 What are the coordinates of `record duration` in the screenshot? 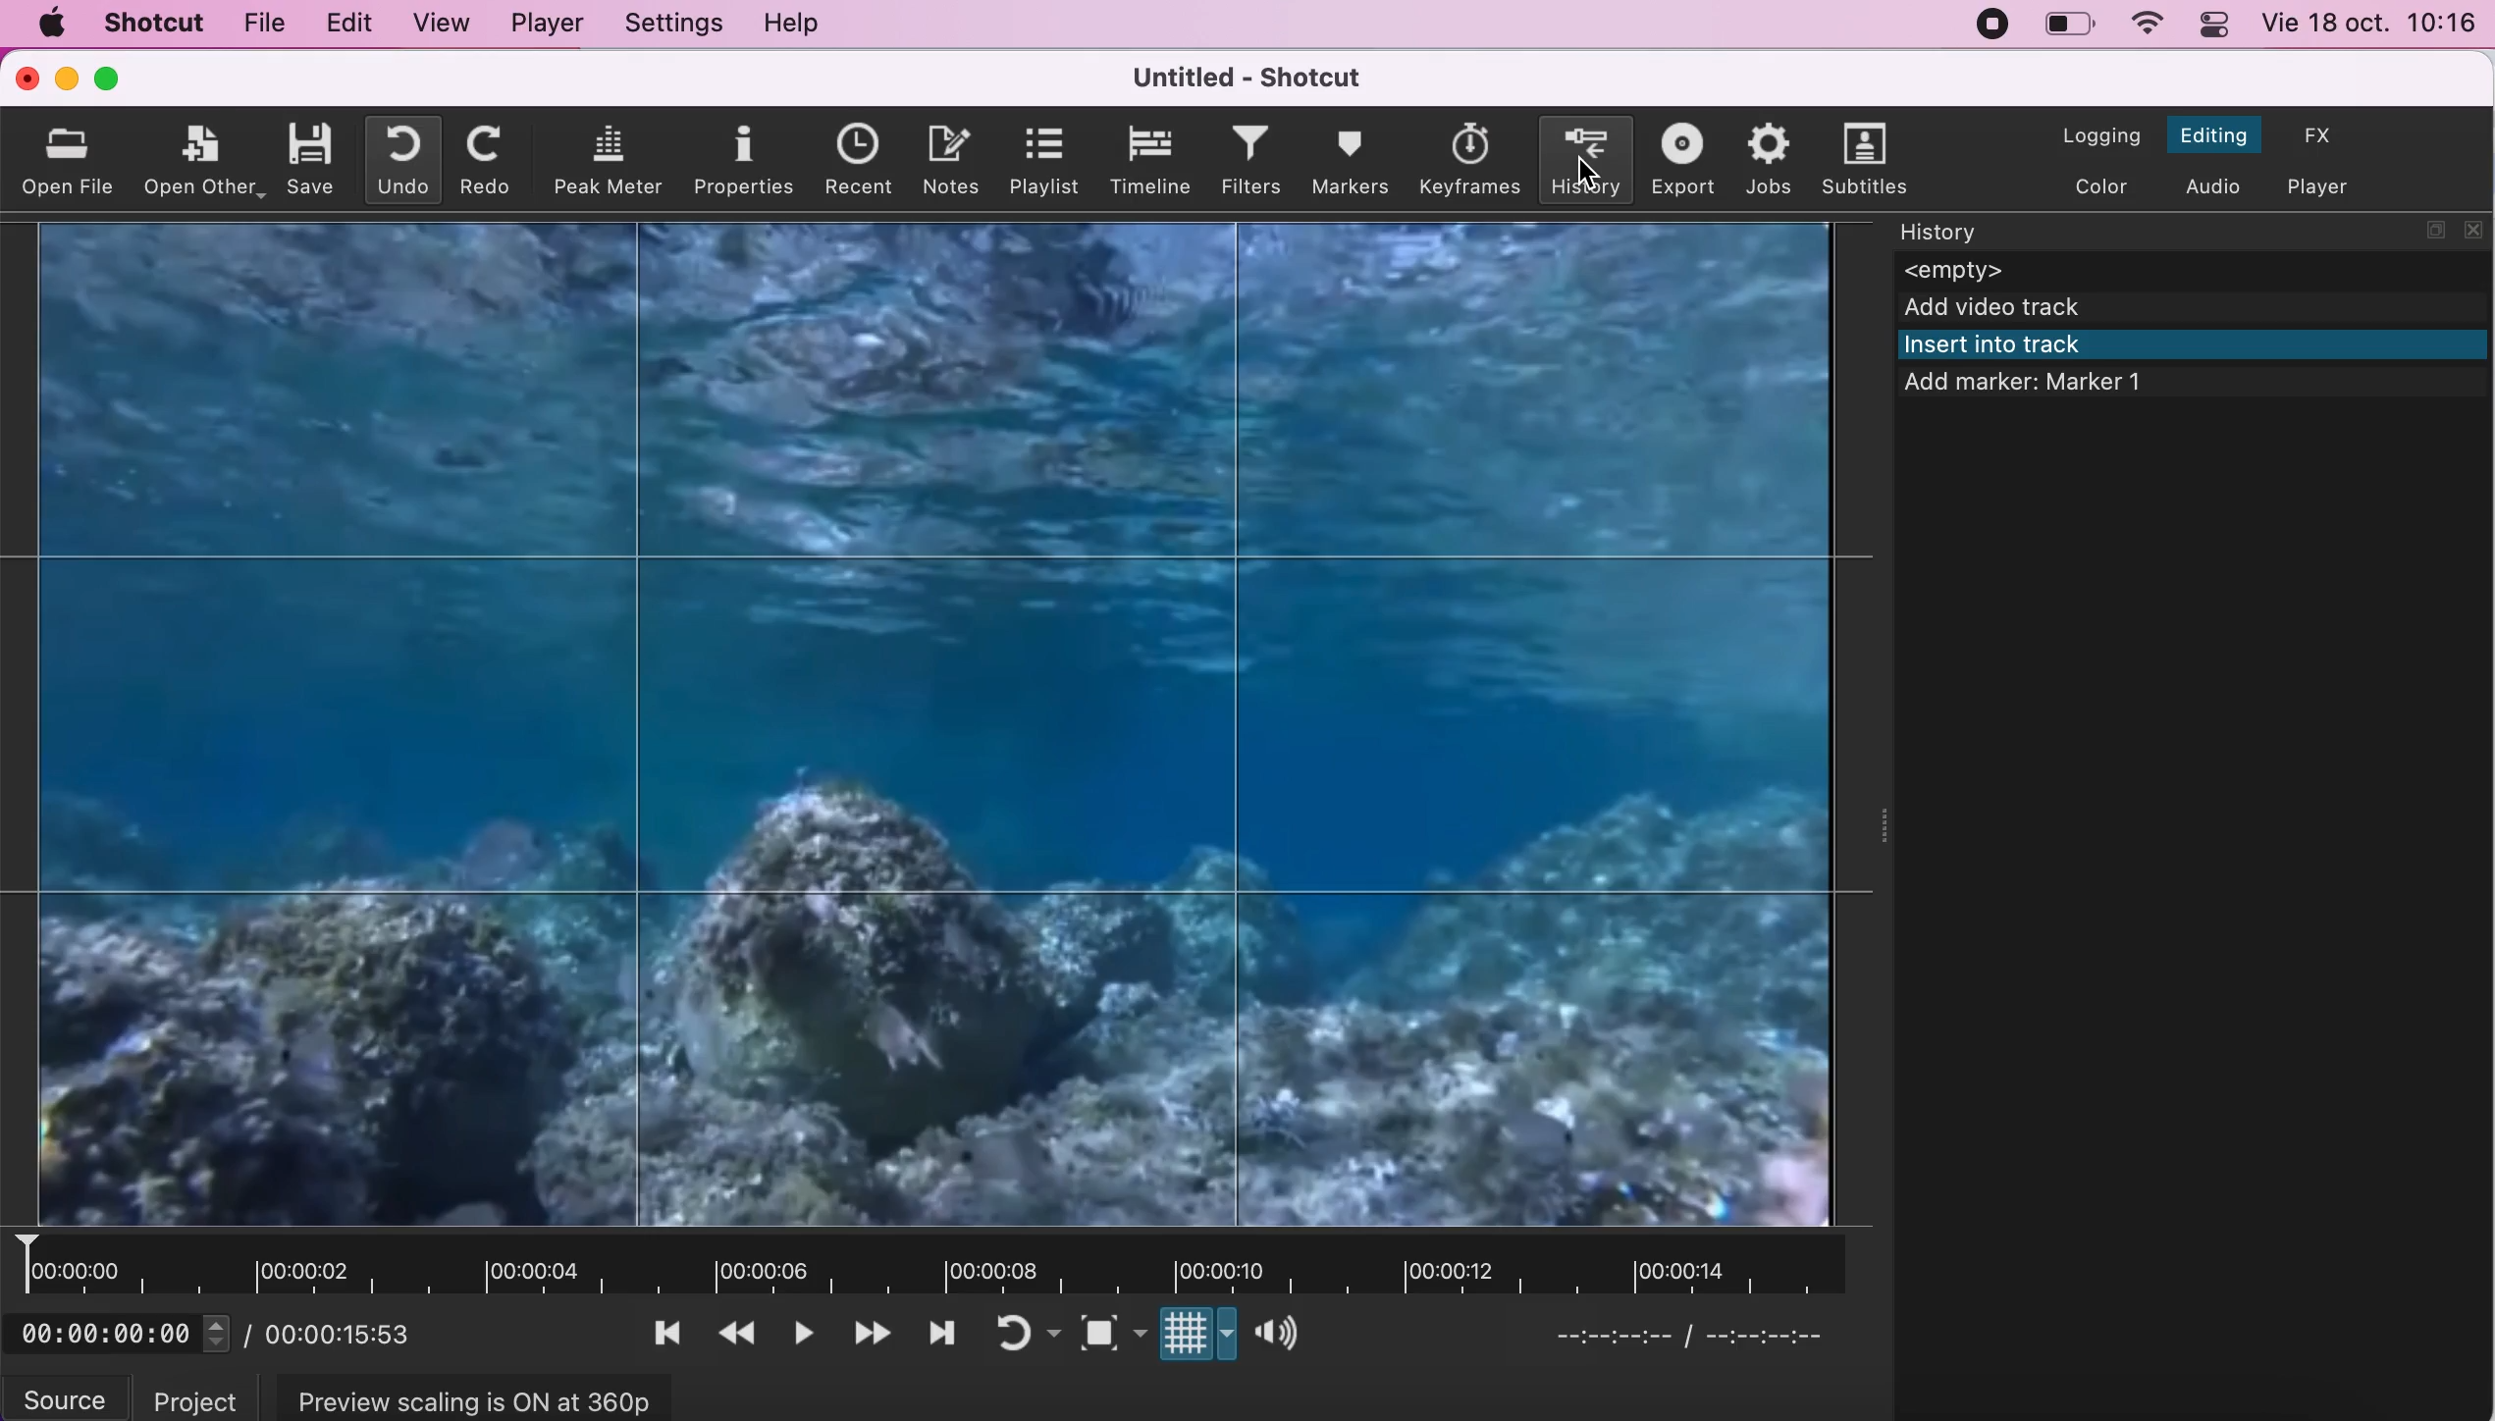 It's located at (961, 1264).